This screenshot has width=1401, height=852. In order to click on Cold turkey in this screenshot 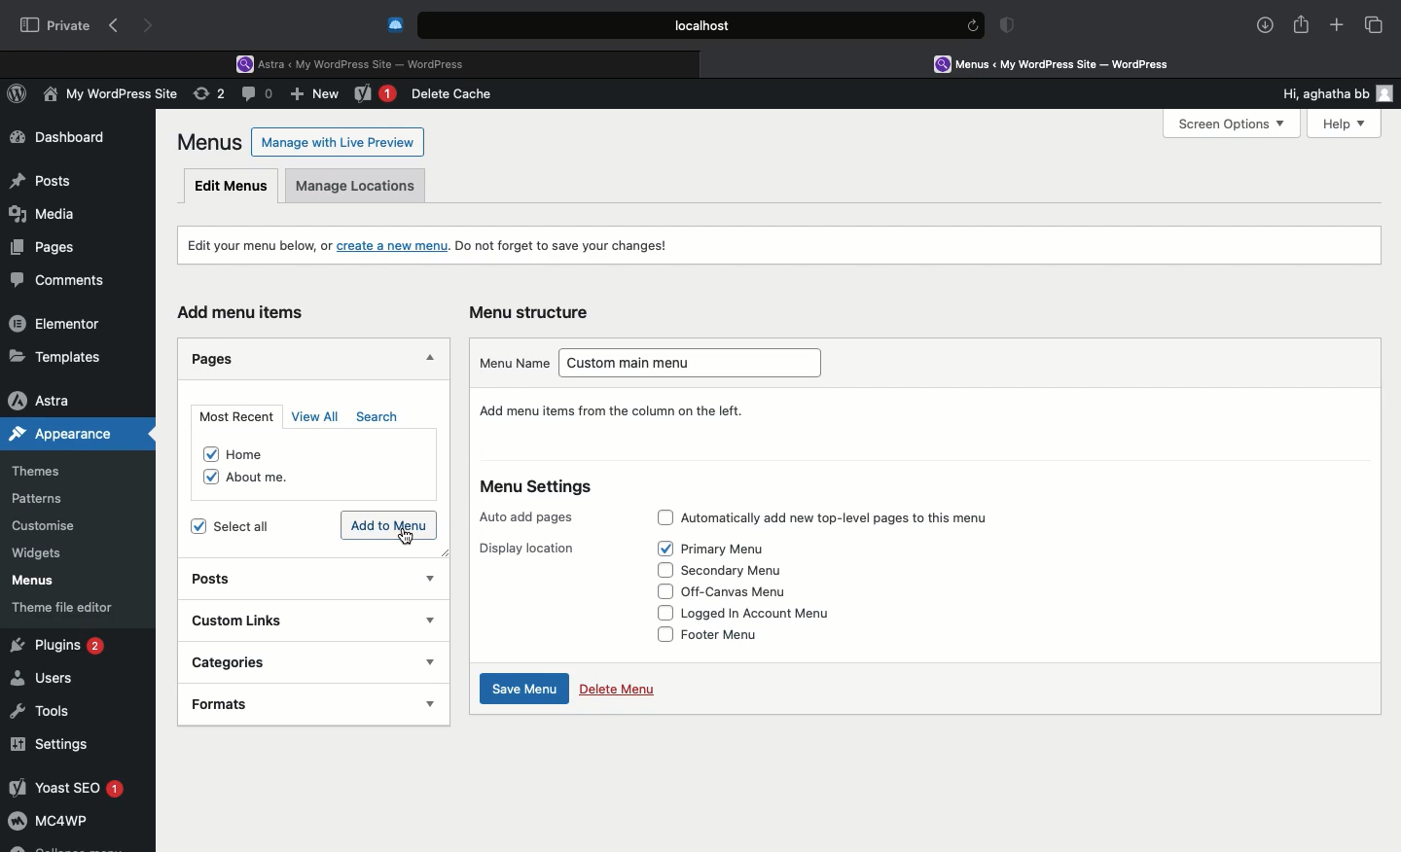, I will do `click(396, 25)`.